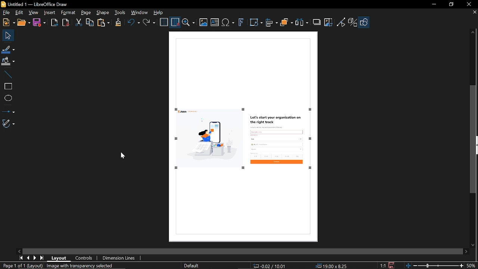 This screenshot has width=478, height=269. What do you see at coordinates (228, 24) in the screenshot?
I see `insert equation` at bounding box center [228, 24].